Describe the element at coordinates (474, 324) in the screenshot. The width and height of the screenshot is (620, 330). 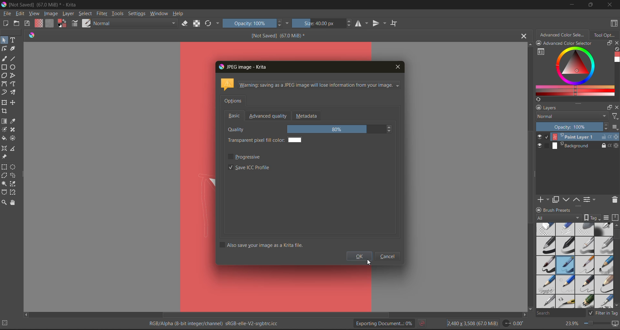
I see `image description` at that location.